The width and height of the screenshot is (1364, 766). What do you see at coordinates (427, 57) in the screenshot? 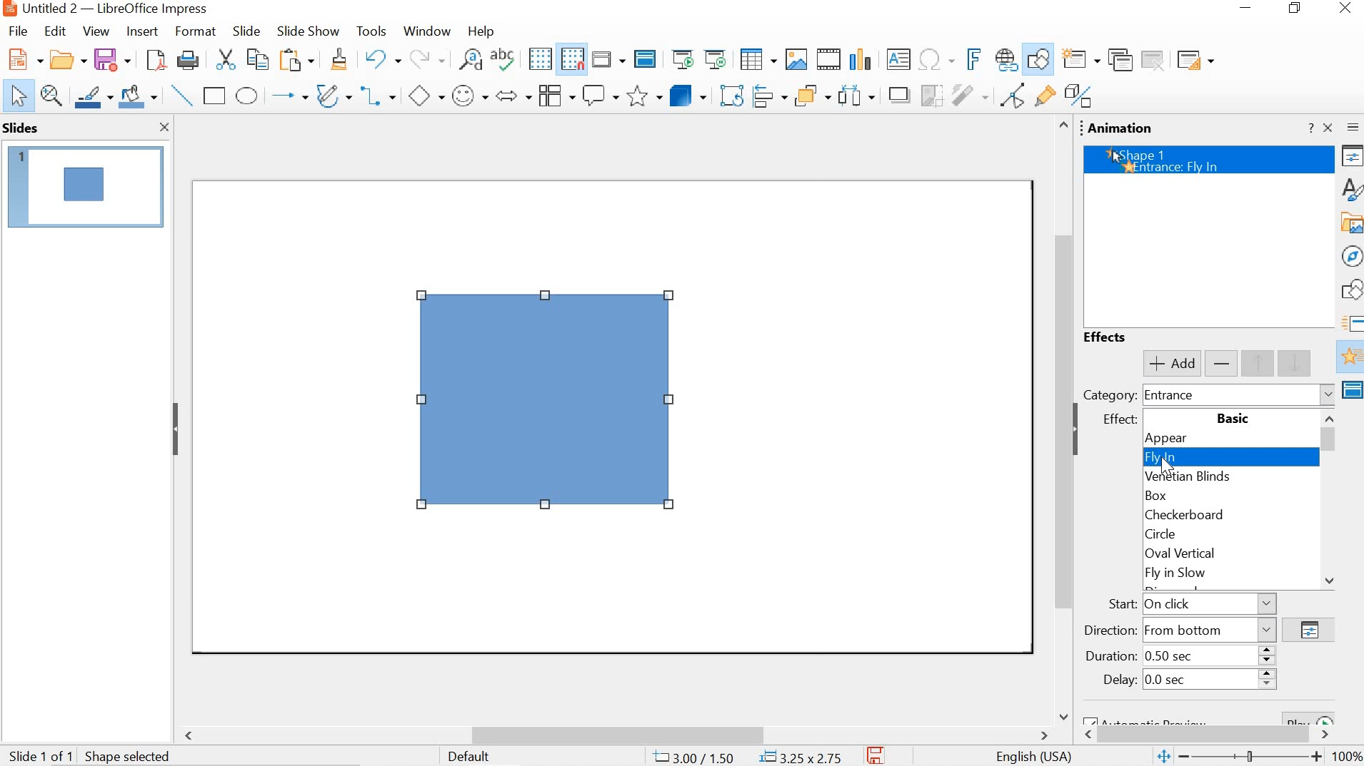
I see `redo` at bounding box center [427, 57].